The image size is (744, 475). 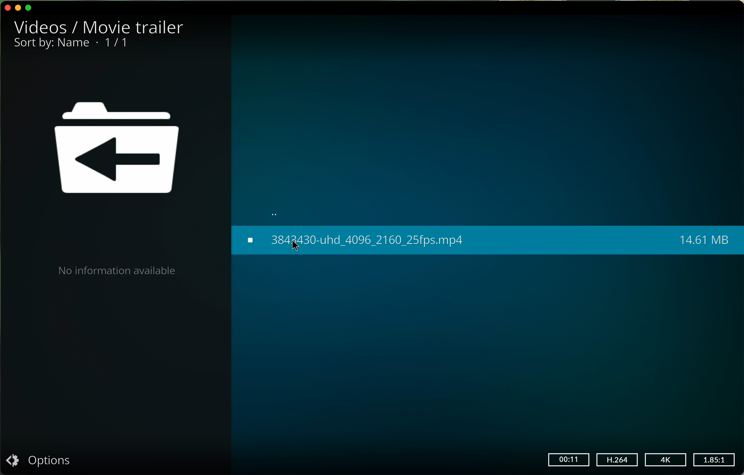 I want to click on 00:11, so click(x=569, y=460).